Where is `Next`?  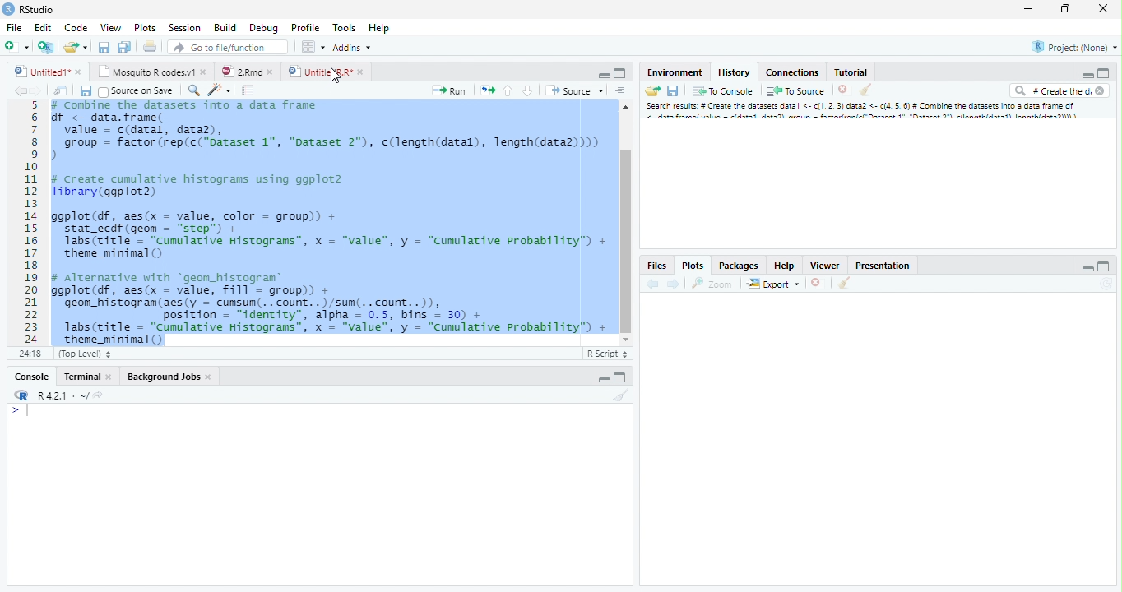 Next is located at coordinates (35, 94).